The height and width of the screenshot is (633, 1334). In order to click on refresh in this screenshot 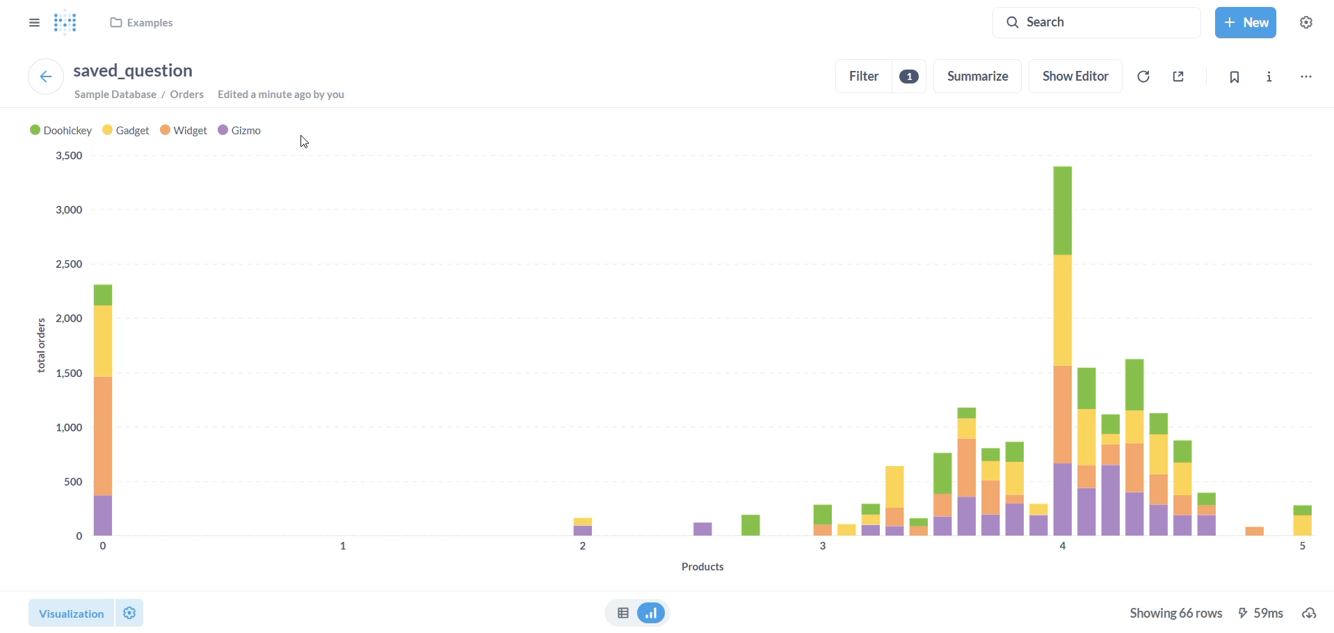, I will do `click(1142, 79)`.